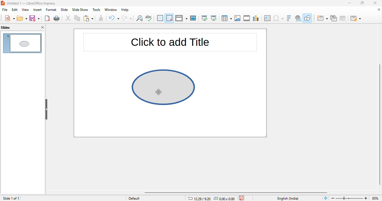  What do you see at coordinates (379, 125) in the screenshot?
I see `vertical scroll bar` at bounding box center [379, 125].